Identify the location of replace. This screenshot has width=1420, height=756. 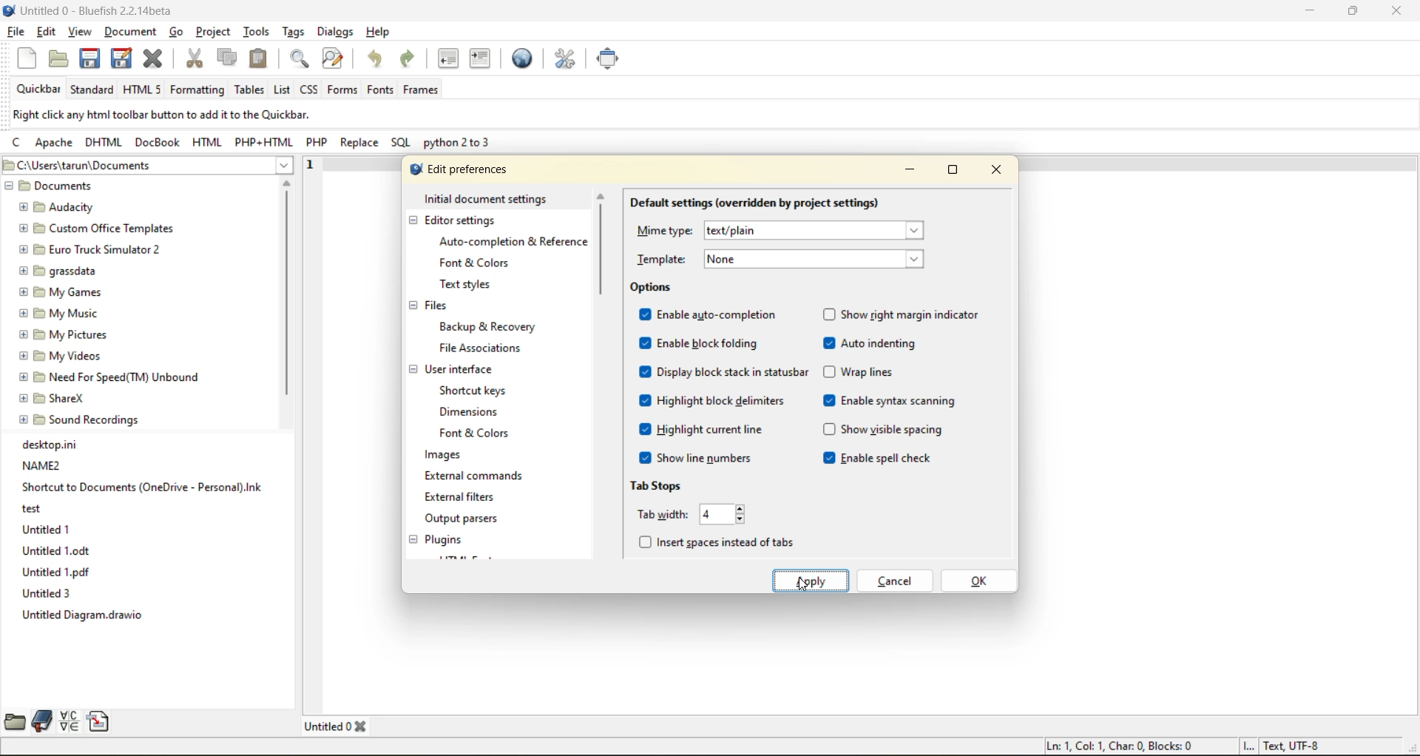
(363, 144).